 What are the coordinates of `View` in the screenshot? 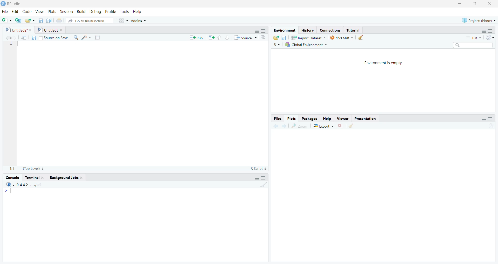 It's located at (39, 12).